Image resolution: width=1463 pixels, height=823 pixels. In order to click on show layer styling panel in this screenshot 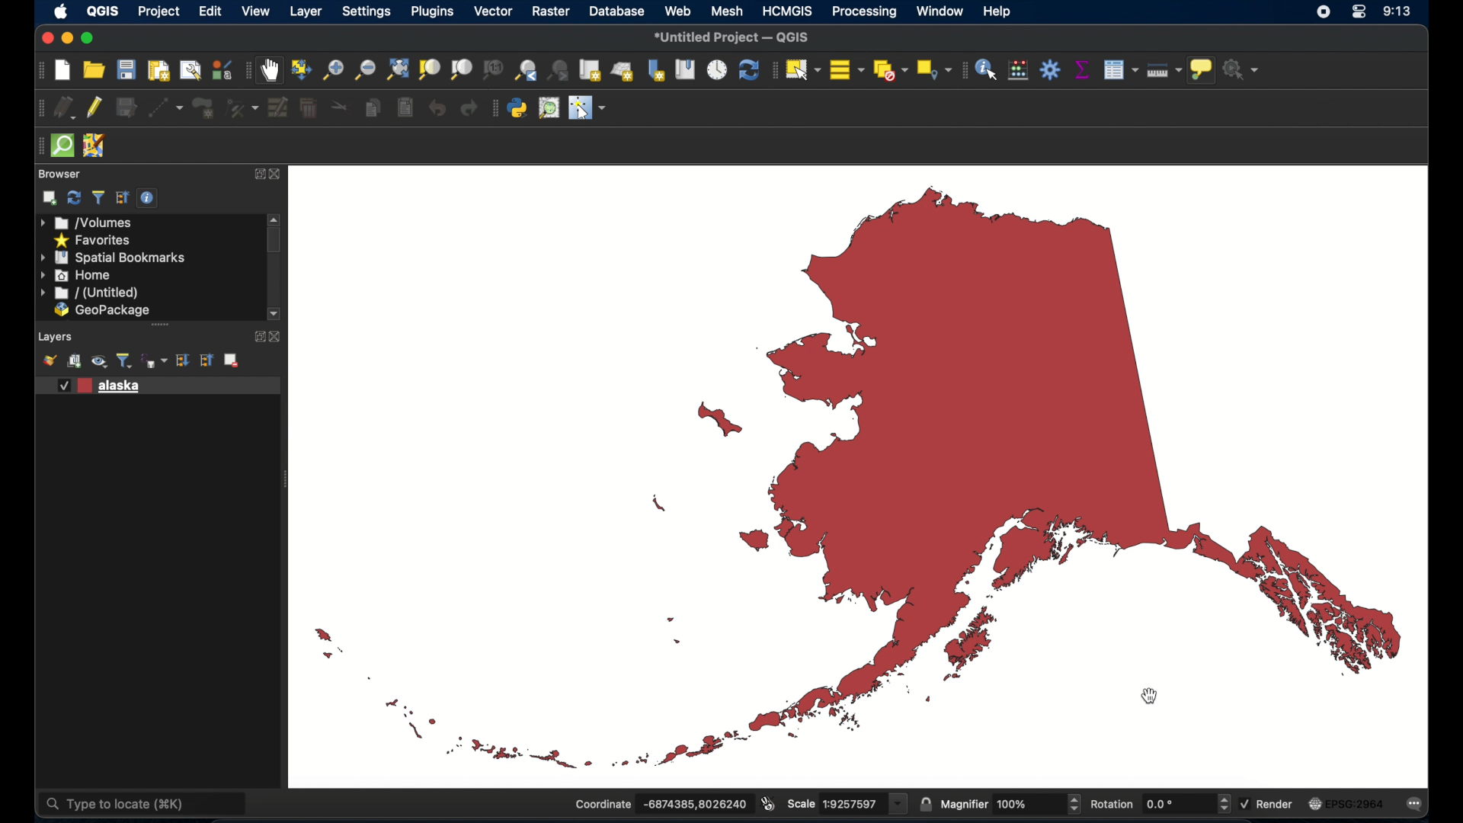, I will do `click(49, 361)`.